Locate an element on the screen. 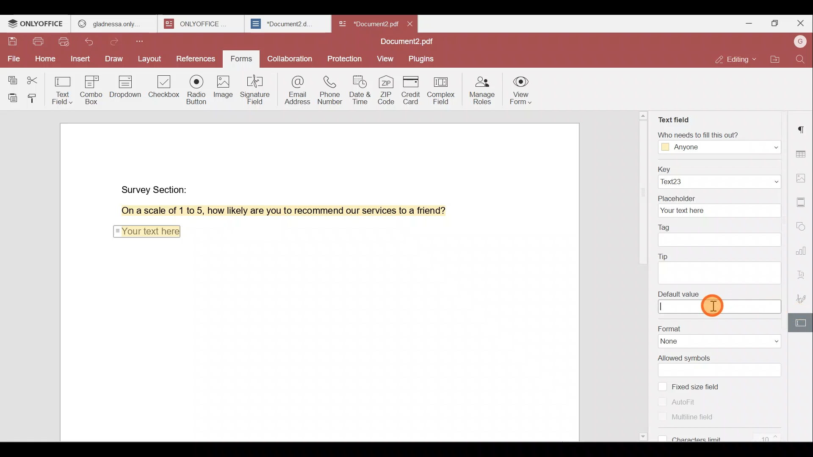  Insert is located at coordinates (80, 60).